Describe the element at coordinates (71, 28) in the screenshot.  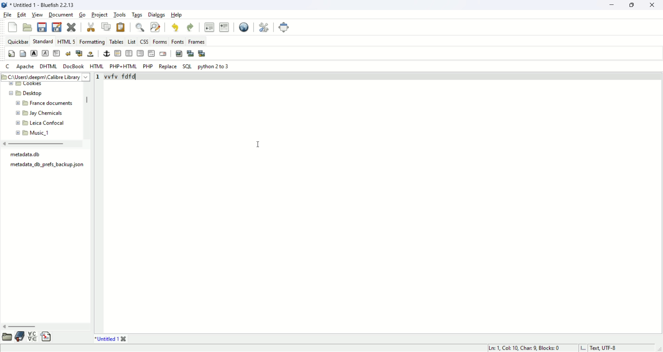
I see `close current file` at that location.